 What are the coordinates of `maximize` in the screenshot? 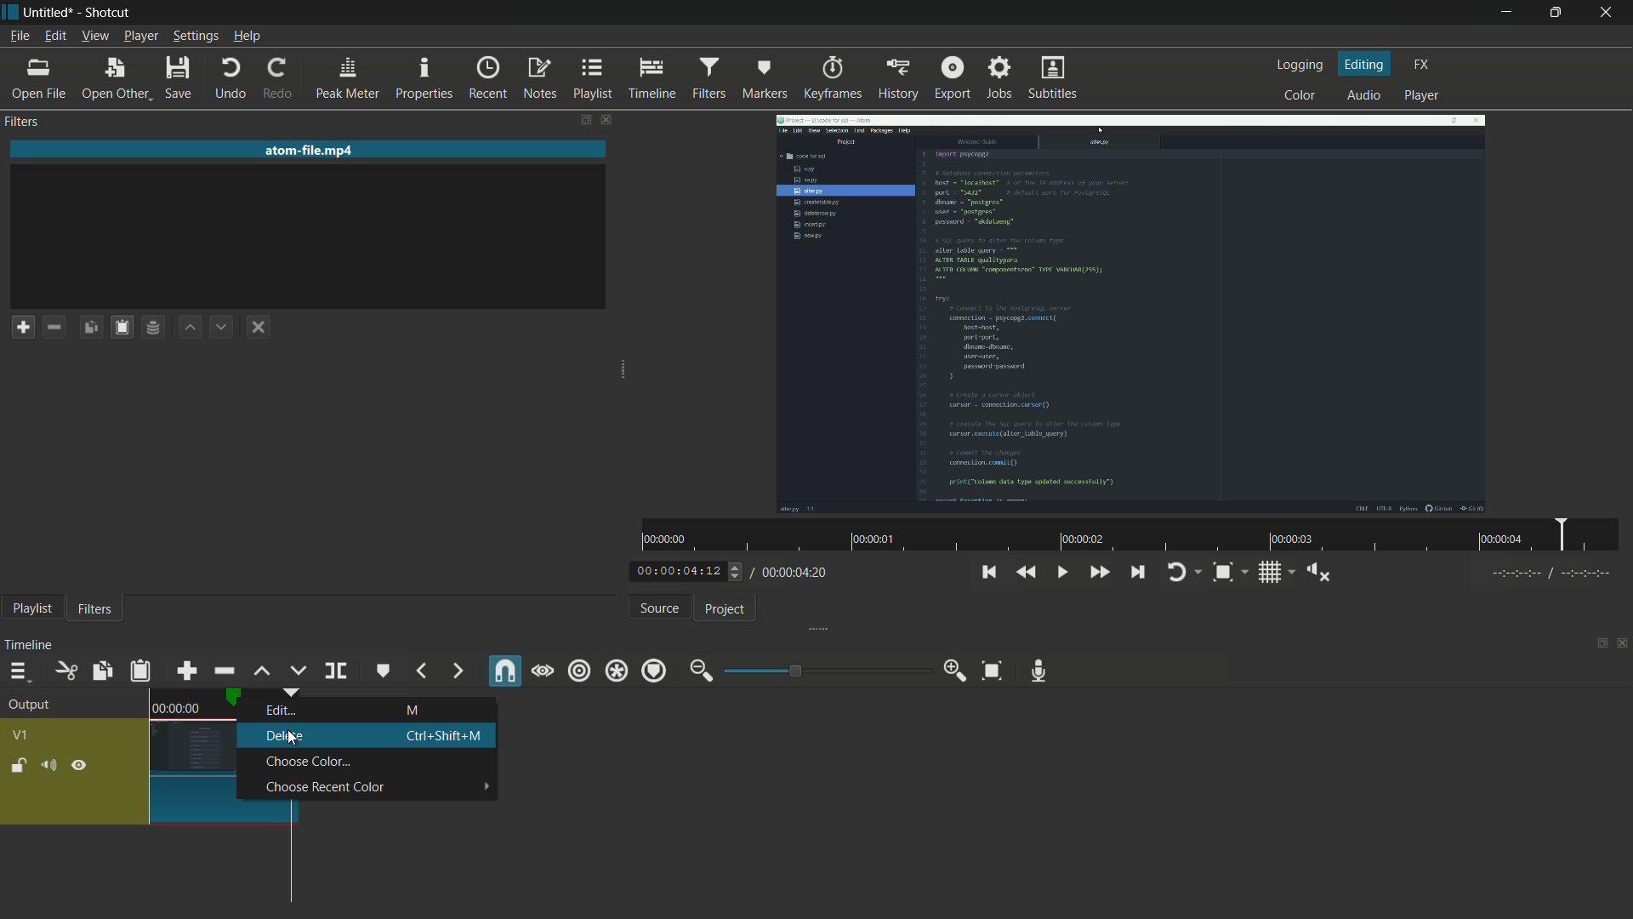 It's located at (1559, 13).